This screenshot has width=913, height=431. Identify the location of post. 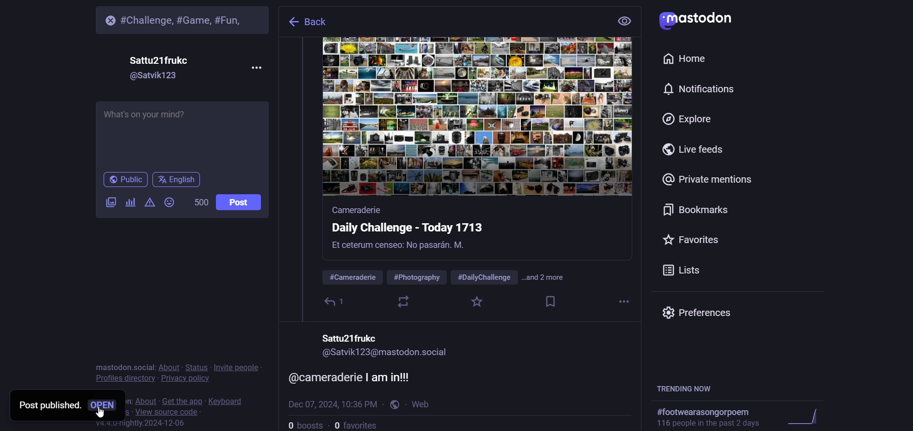
(239, 202).